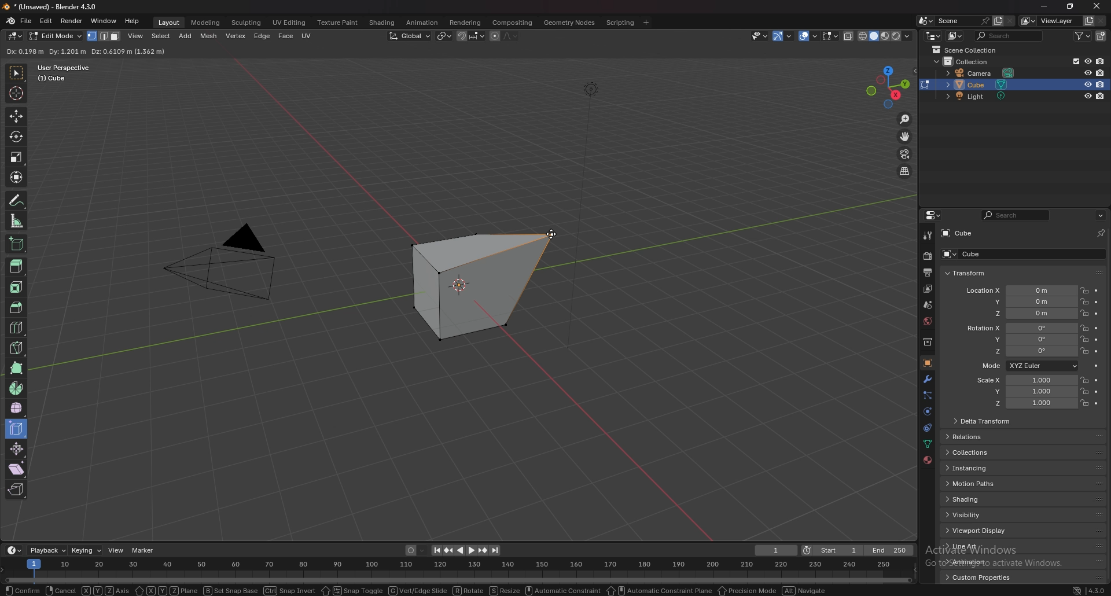  Describe the element at coordinates (9, 21) in the screenshot. I see `blender` at that location.